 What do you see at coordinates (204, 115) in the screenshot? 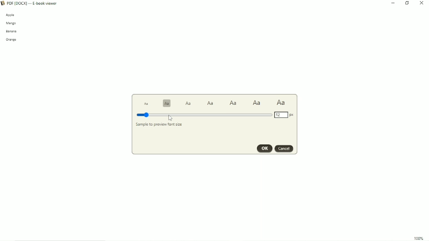
I see `Font size 12` at bounding box center [204, 115].